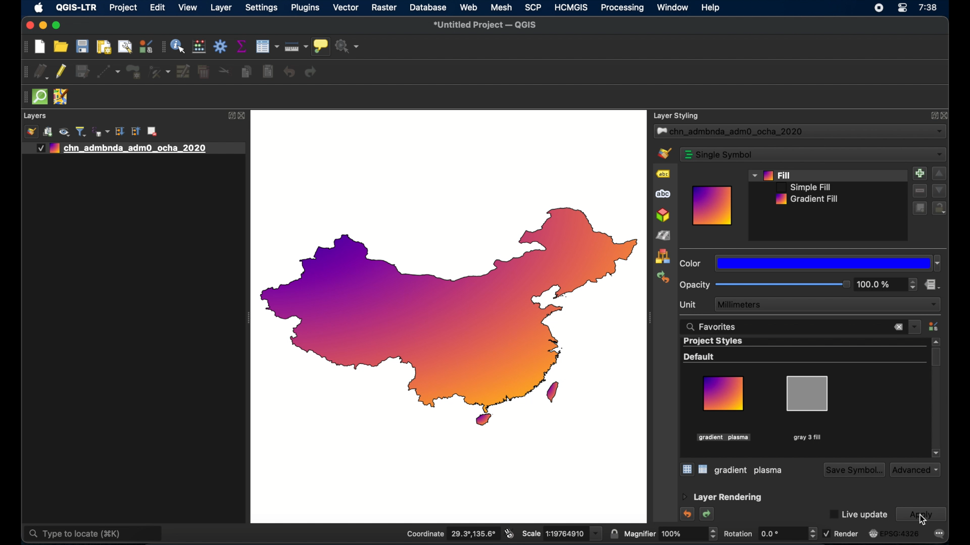  I want to click on apple icon, so click(39, 9).